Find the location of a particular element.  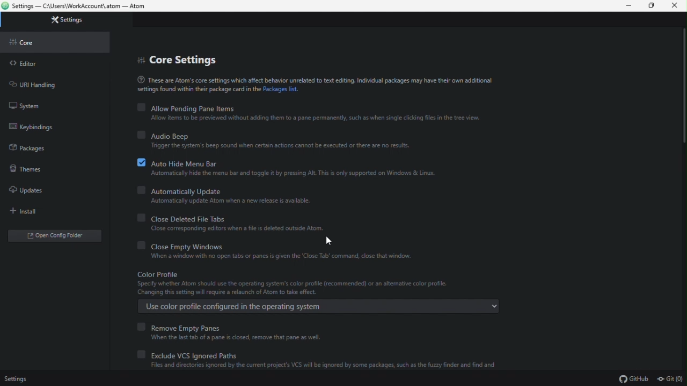

minimize is located at coordinates (627, 6).